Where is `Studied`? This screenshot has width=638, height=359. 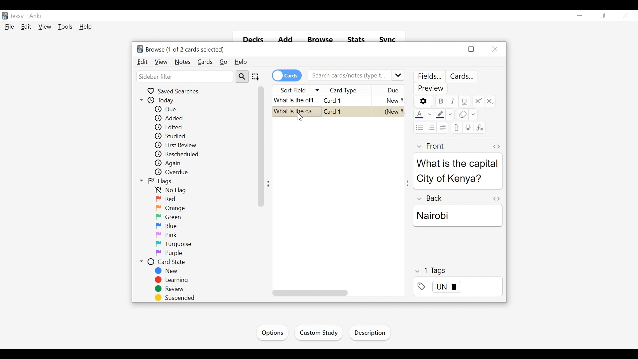 Studied is located at coordinates (178, 137).